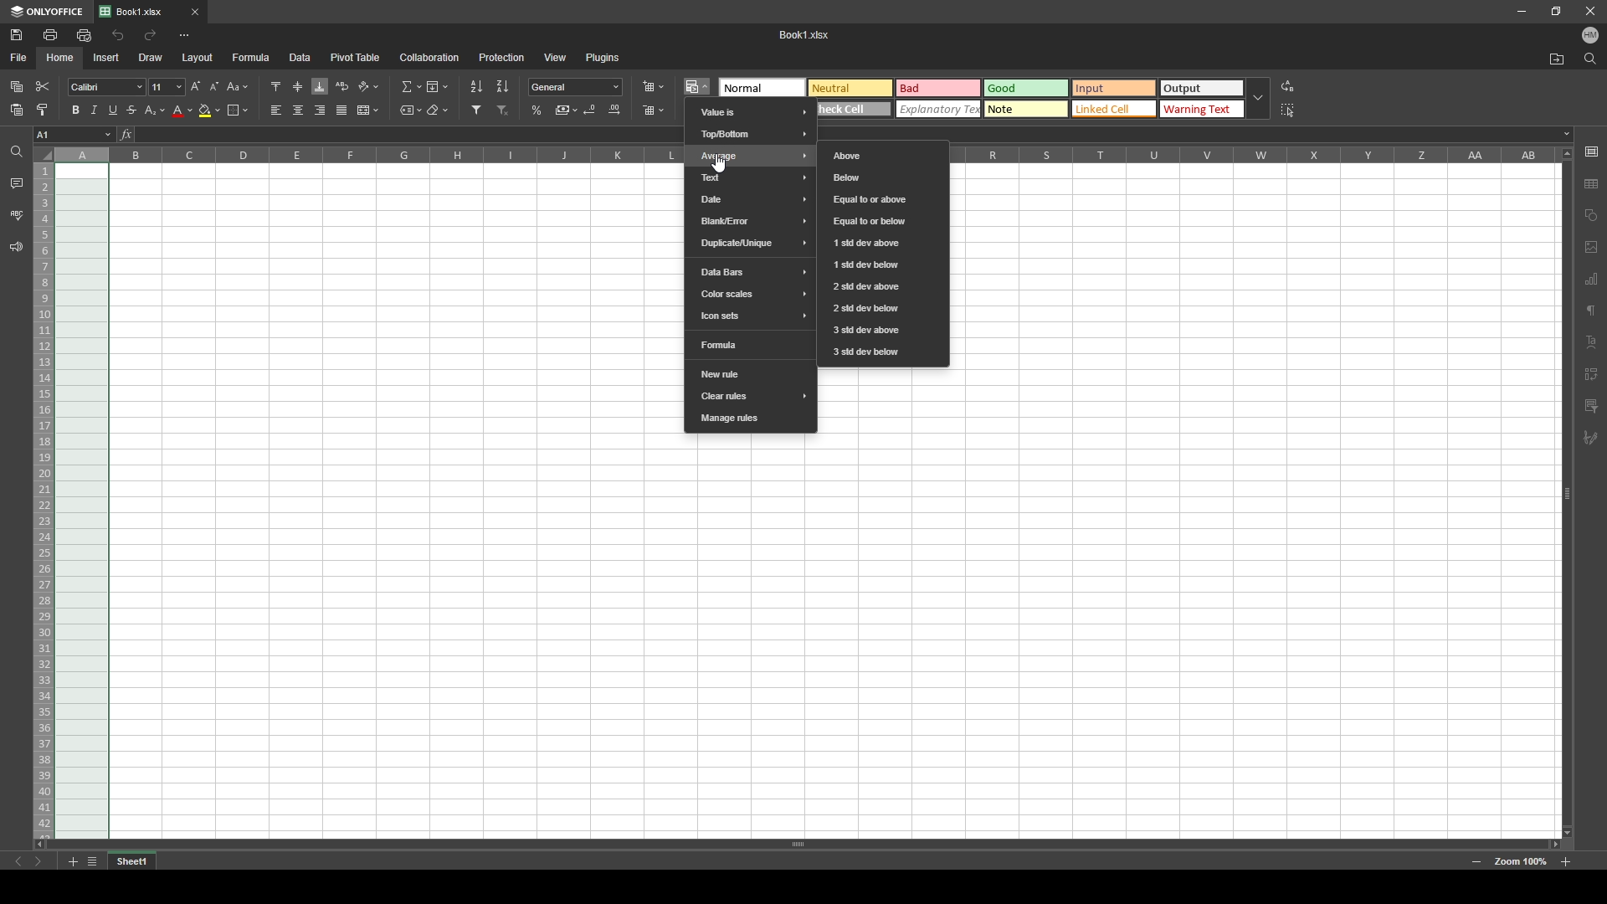  What do you see at coordinates (368, 87) in the screenshot?
I see `orientation` at bounding box center [368, 87].